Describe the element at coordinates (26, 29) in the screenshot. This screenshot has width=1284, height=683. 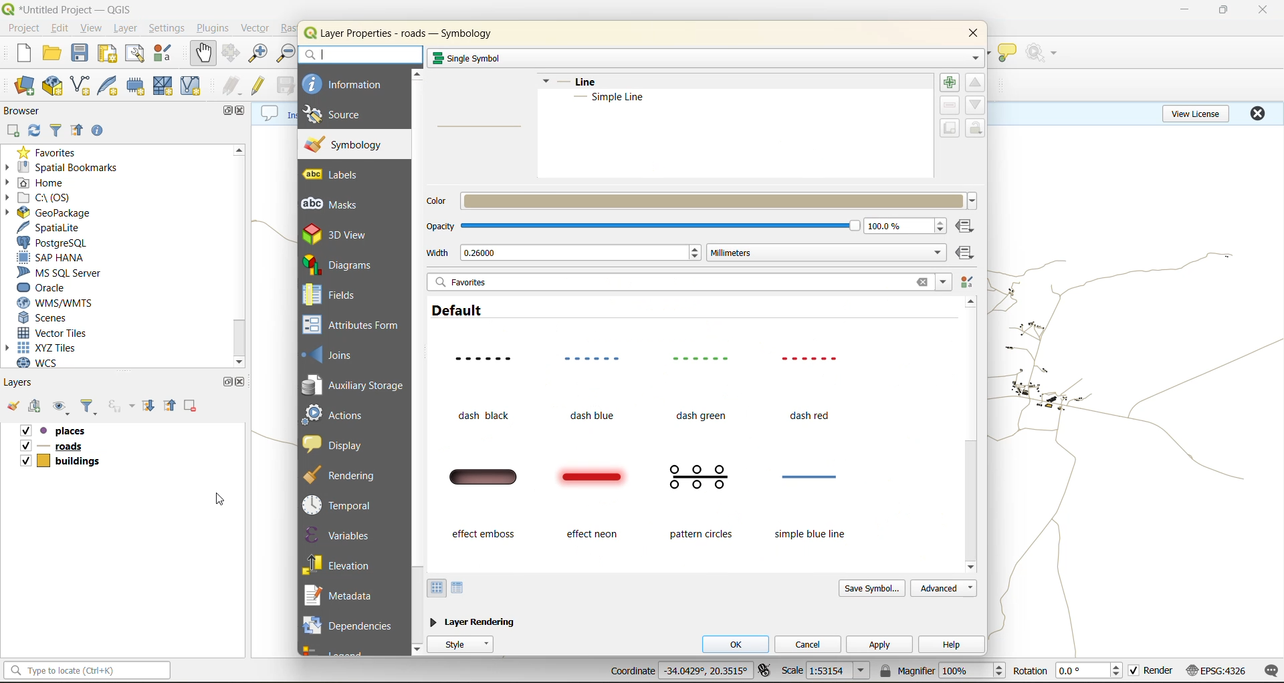
I see `project` at that location.